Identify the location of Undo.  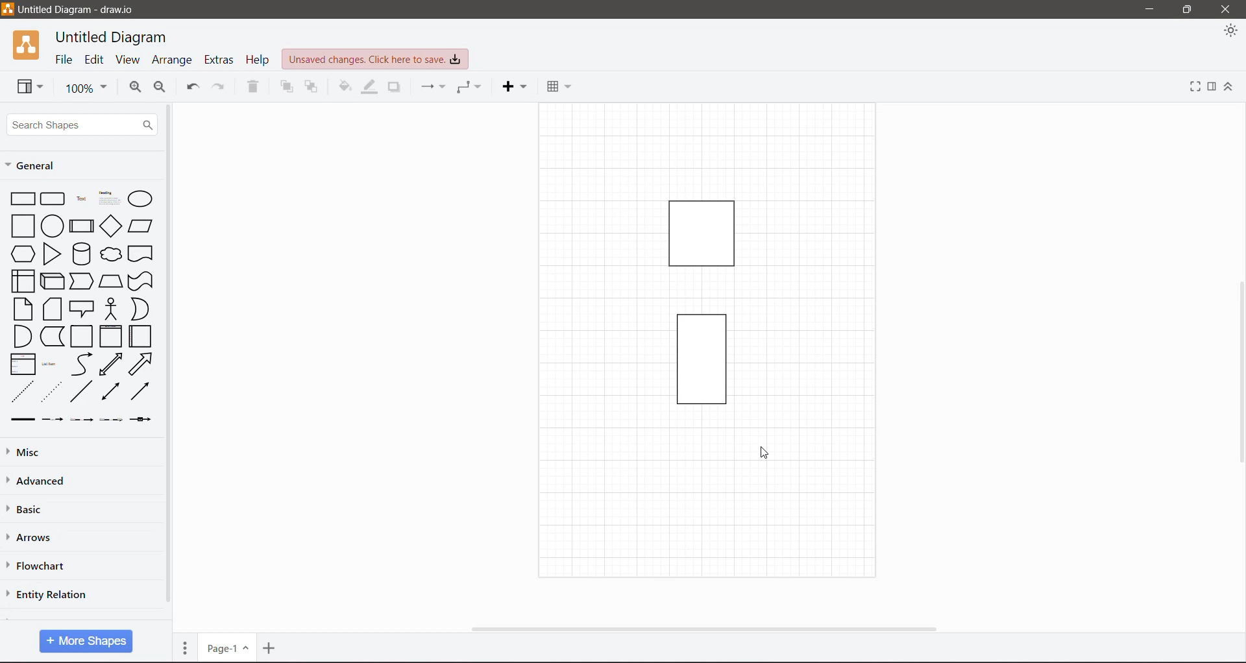
(193, 87).